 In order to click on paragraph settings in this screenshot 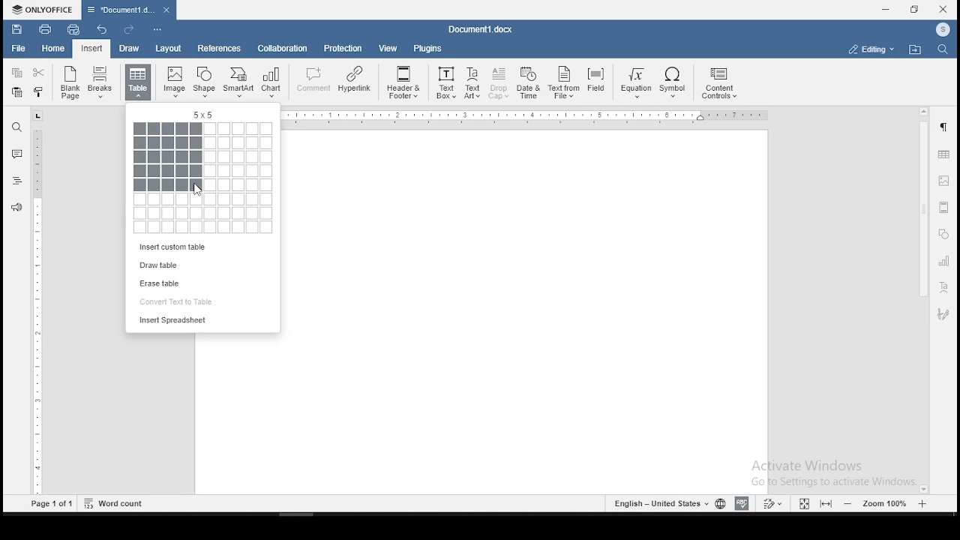, I will do `click(946, 127)`.